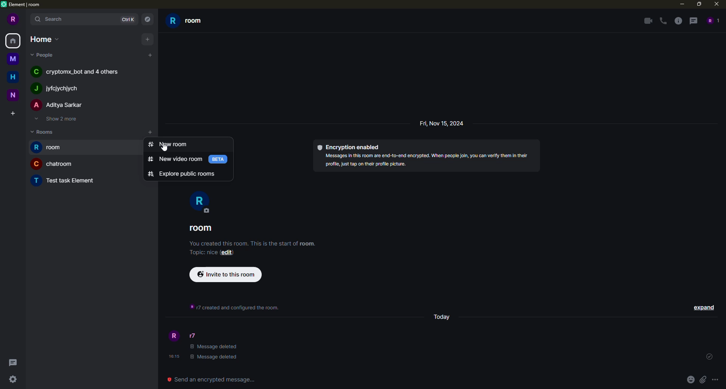 The height and width of the screenshot is (389, 726). I want to click on people, so click(58, 105).